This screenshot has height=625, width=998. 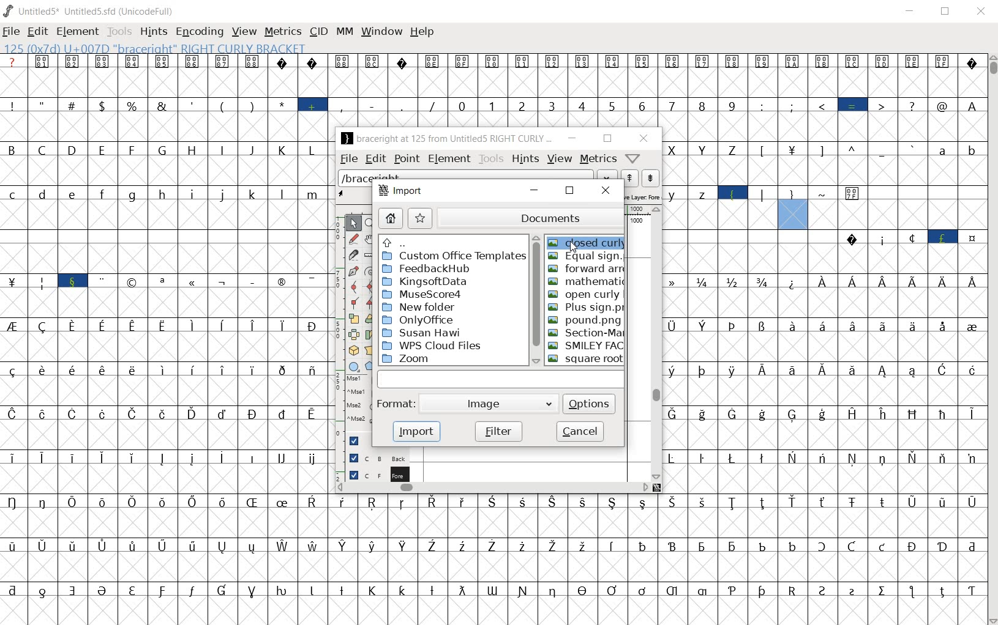 What do you see at coordinates (354, 302) in the screenshot?
I see `Add a corner point` at bounding box center [354, 302].